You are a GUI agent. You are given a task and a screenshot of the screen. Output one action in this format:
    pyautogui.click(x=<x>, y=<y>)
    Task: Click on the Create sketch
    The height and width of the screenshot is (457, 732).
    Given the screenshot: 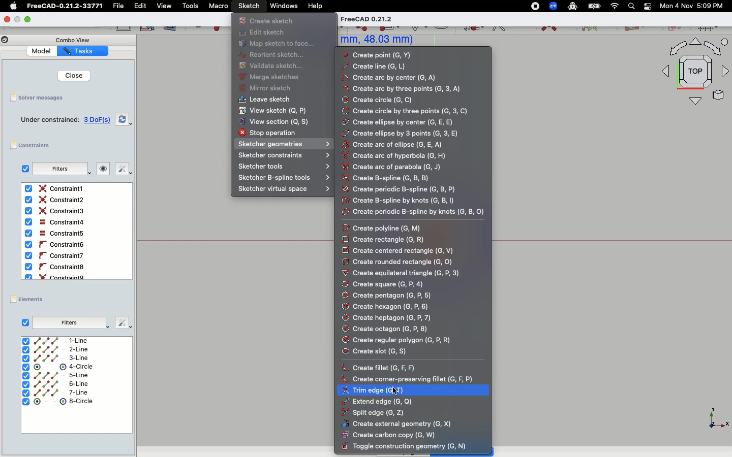 What is the action you would take?
    pyautogui.click(x=268, y=22)
    